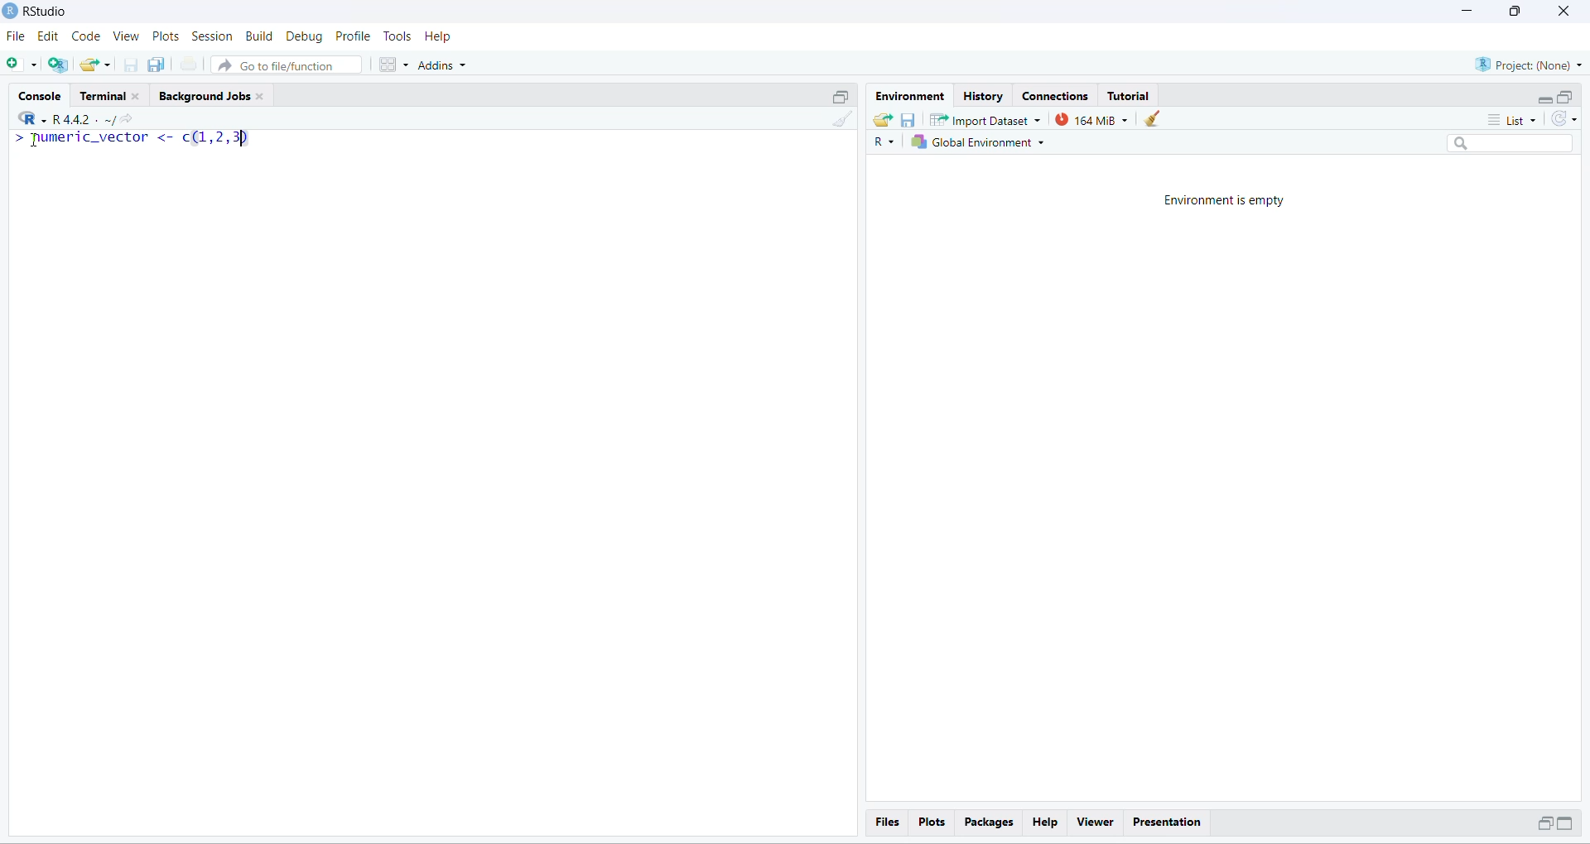 The width and height of the screenshot is (1590, 844). I want to click on Session, so click(213, 36).